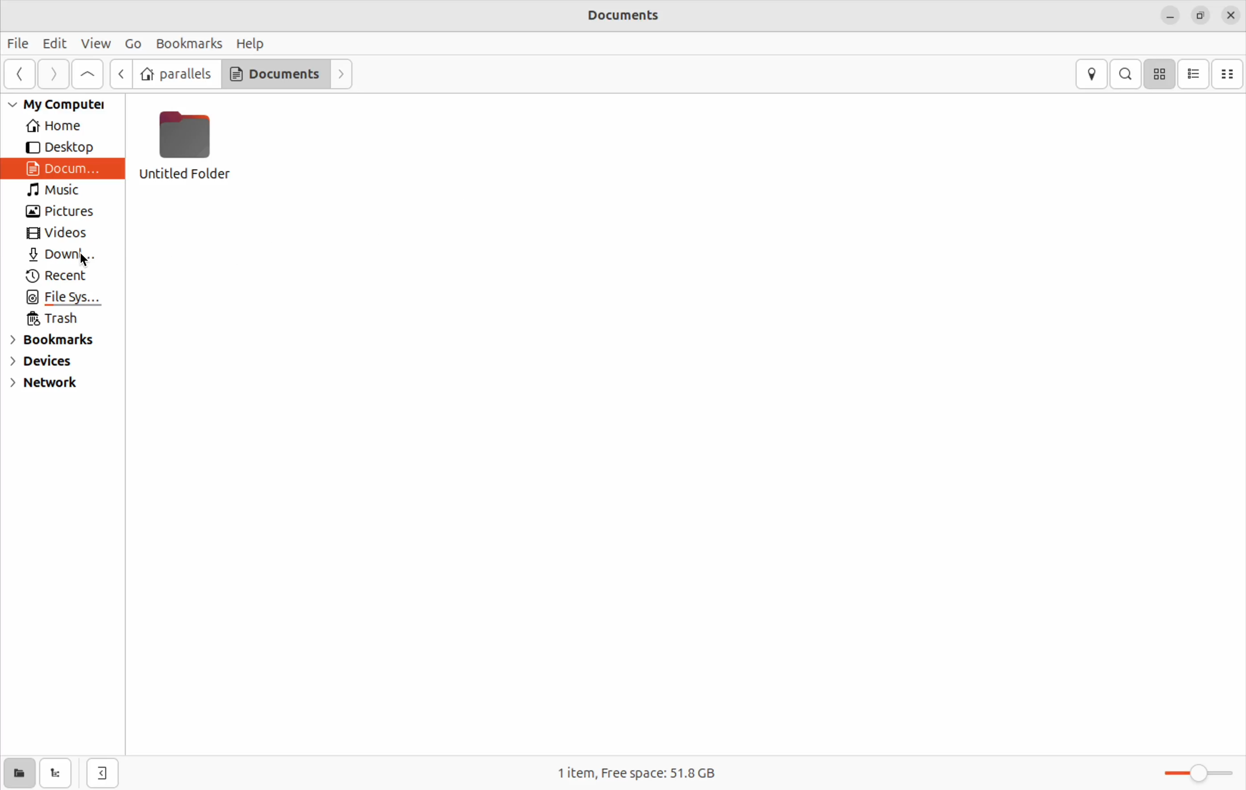 This screenshot has height=790, width=1246. I want to click on file system, so click(58, 300).